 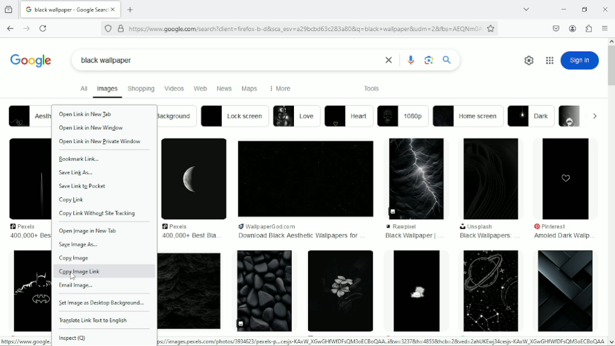 What do you see at coordinates (78, 172) in the screenshot?
I see `save link as` at bounding box center [78, 172].